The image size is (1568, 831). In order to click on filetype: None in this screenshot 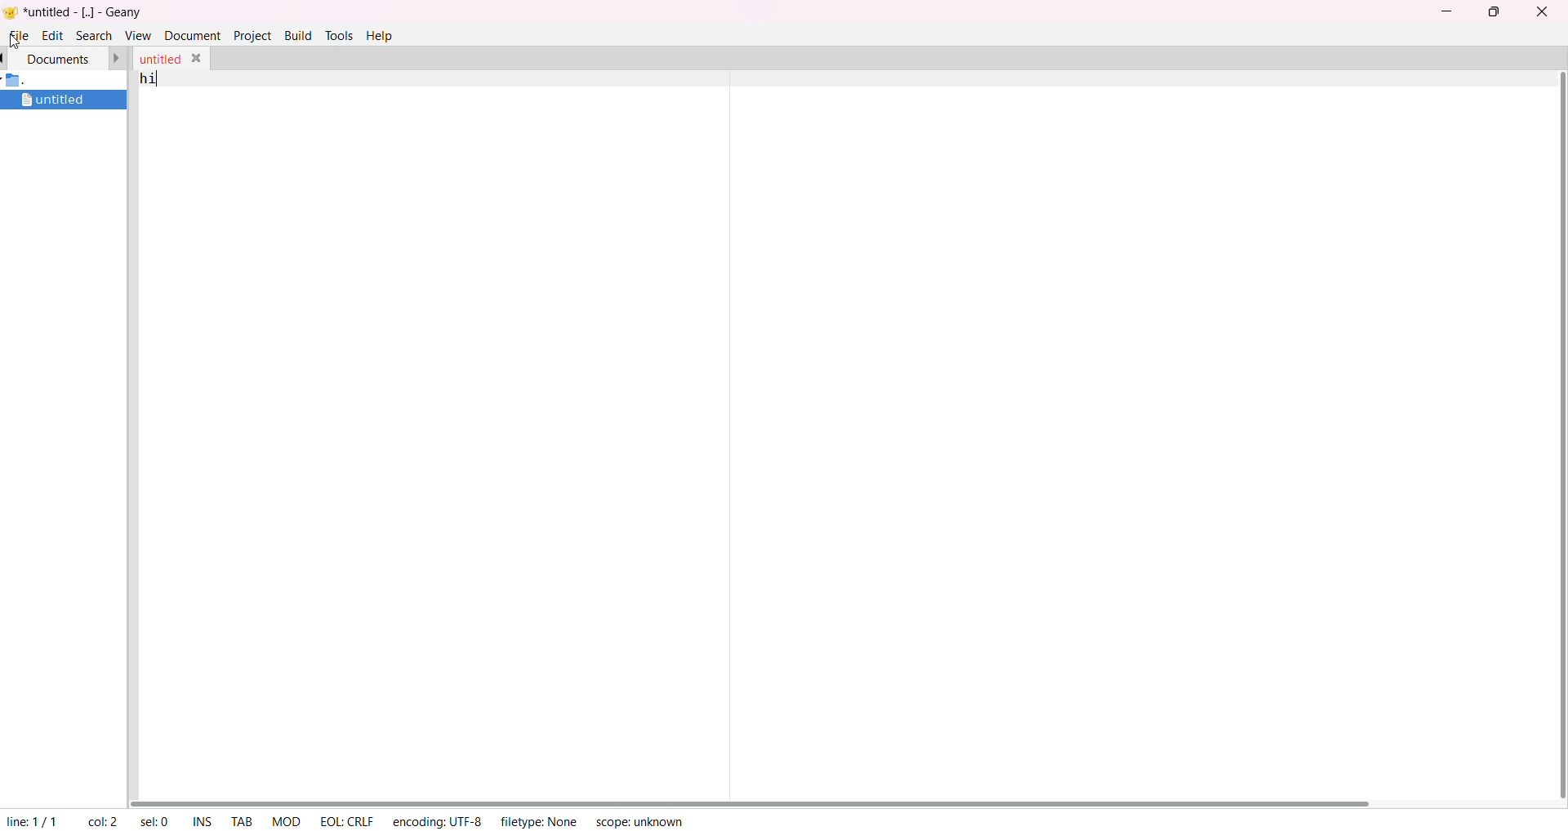, I will do `click(541, 821)`.